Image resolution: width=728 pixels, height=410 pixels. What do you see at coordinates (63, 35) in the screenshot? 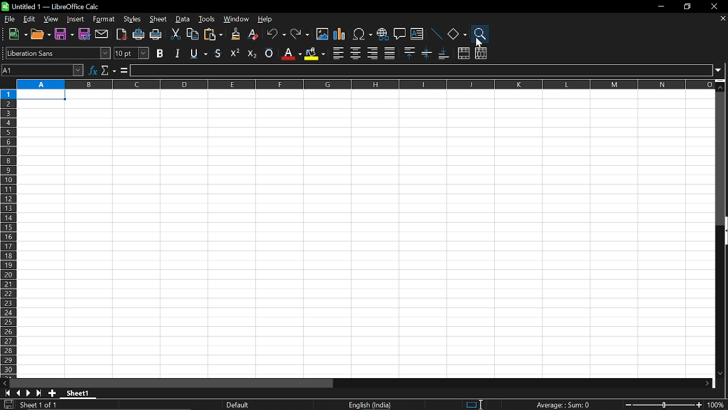
I see `Save` at bounding box center [63, 35].